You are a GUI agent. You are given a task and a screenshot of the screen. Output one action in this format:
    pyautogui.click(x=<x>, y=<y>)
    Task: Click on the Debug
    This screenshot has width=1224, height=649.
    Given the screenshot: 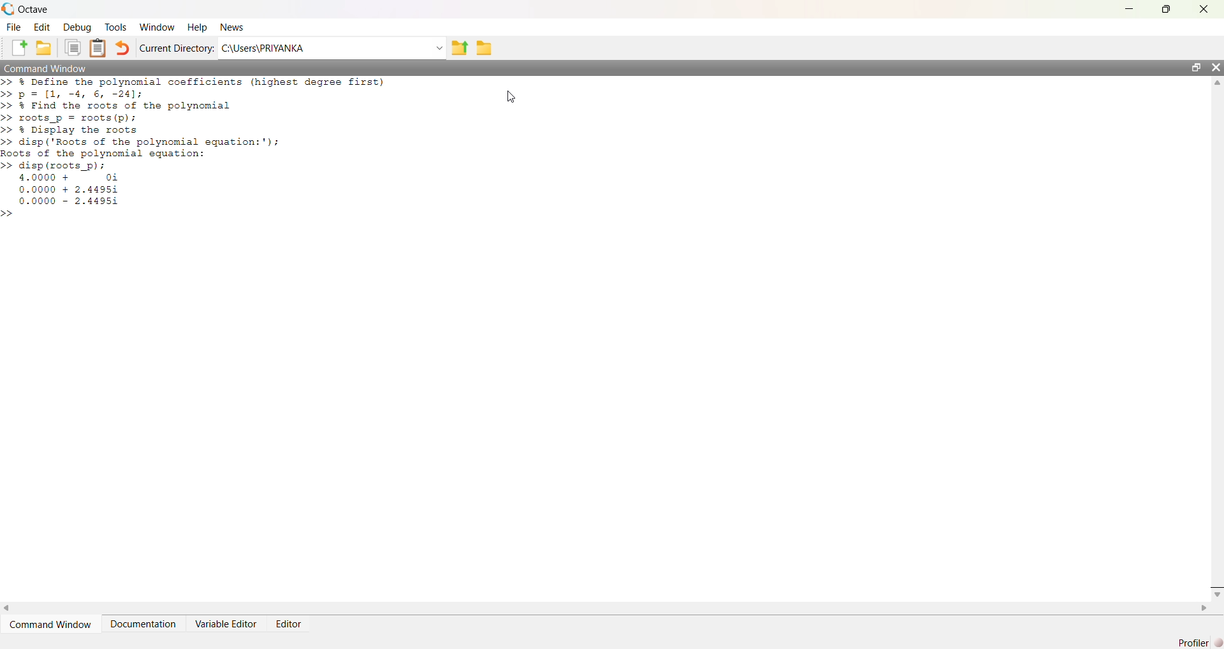 What is the action you would take?
    pyautogui.click(x=79, y=29)
    